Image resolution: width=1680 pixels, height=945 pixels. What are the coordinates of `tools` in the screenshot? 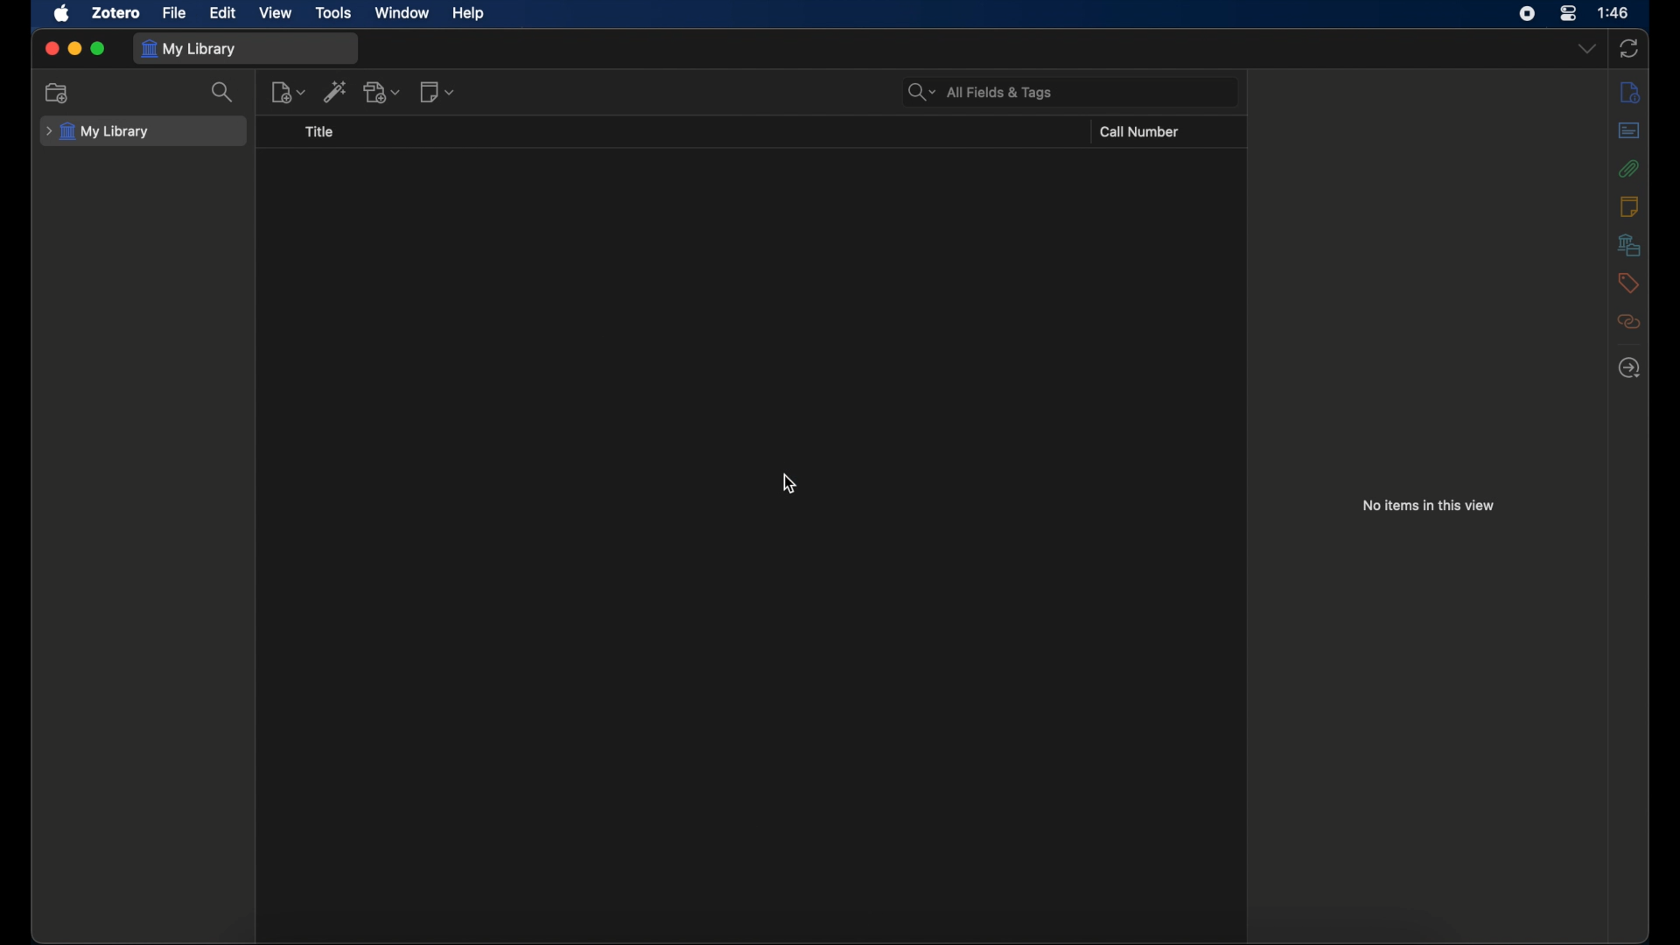 It's located at (332, 11).